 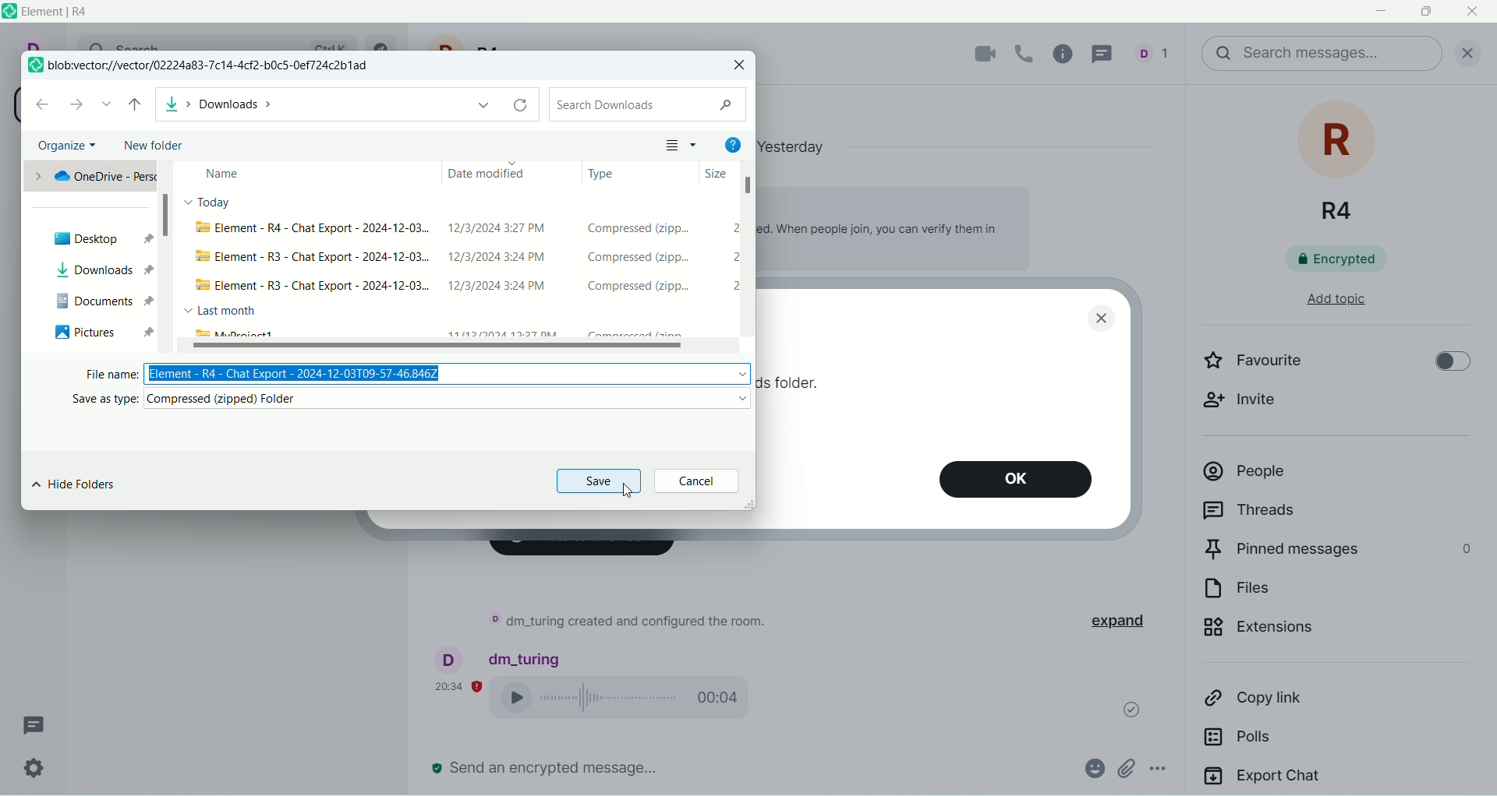 What do you see at coordinates (169, 255) in the screenshot?
I see `vertical scroll bar` at bounding box center [169, 255].